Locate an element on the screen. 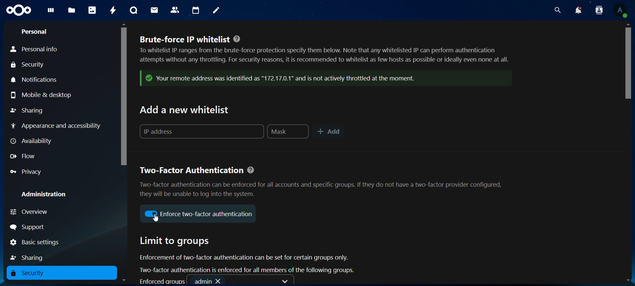  mail is located at coordinates (154, 10).